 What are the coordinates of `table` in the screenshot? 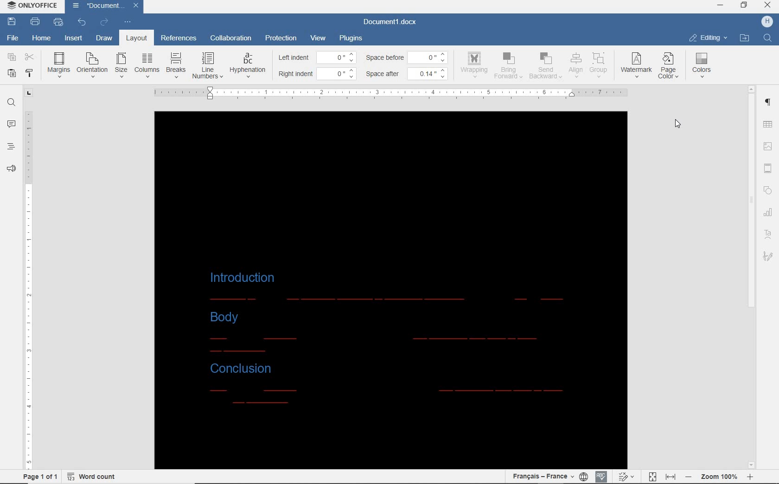 It's located at (768, 125).